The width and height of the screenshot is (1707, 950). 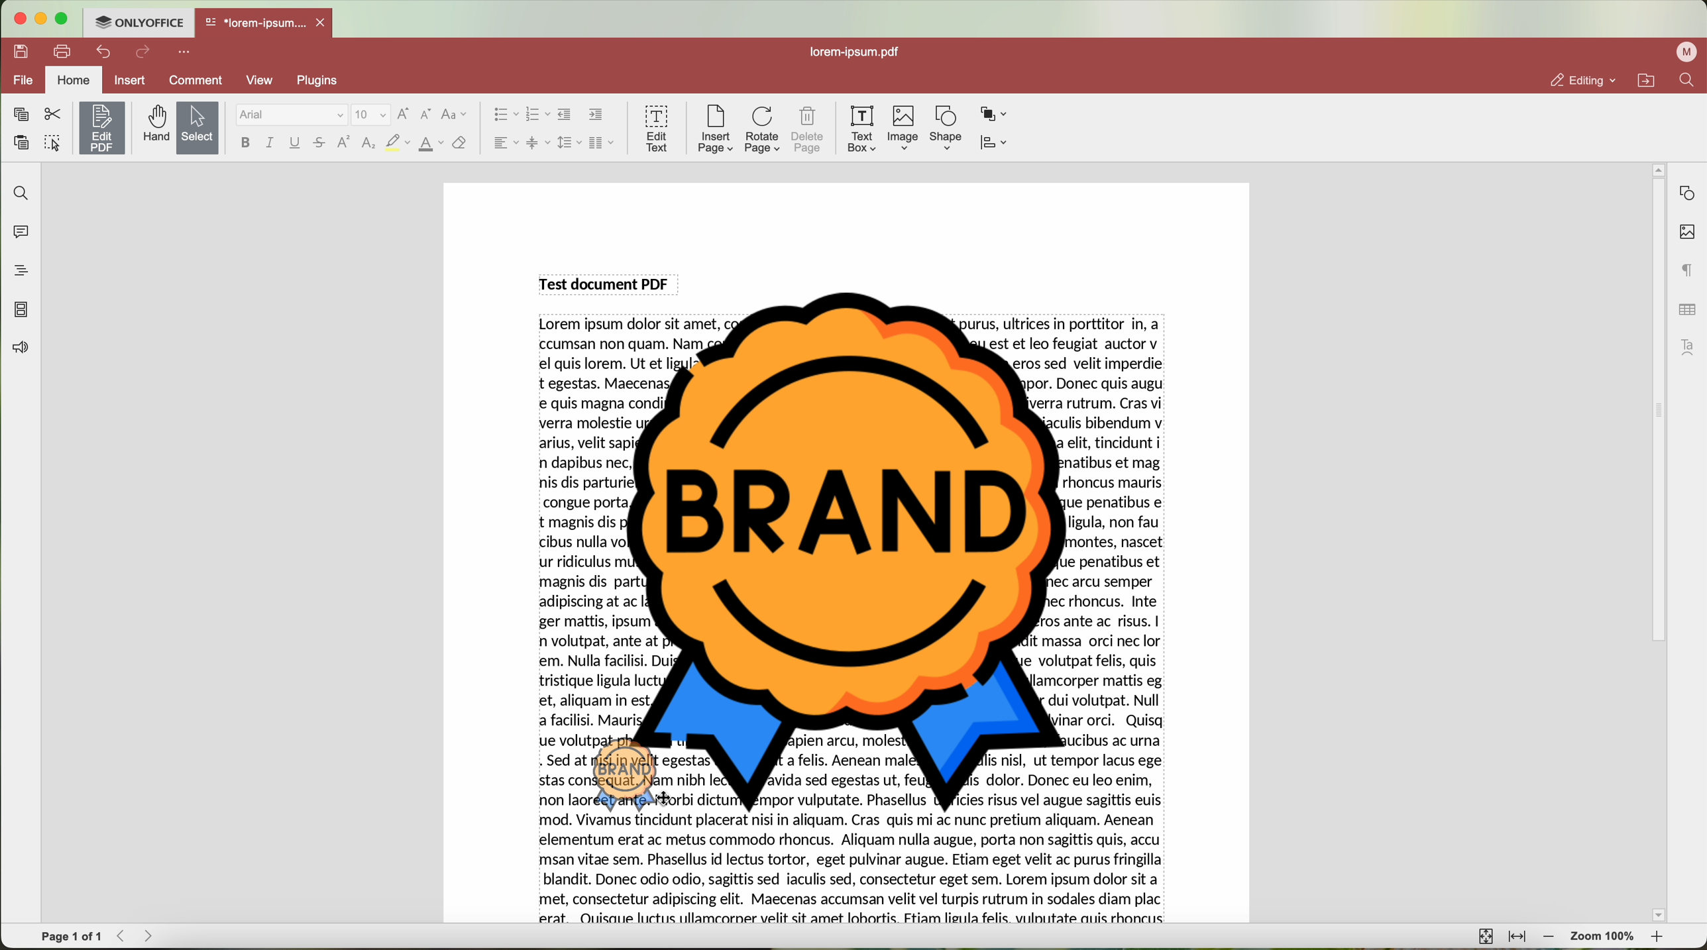 I want to click on arrange shape, so click(x=994, y=115).